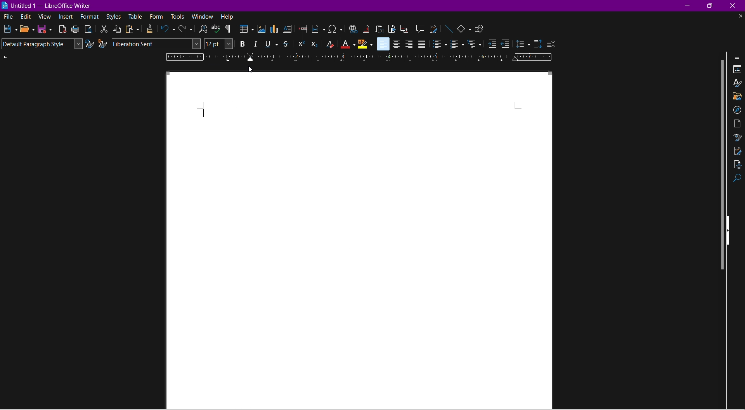 Image resolution: width=745 pixels, height=410 pixels. I want to click on Copy , so click(117, 29).